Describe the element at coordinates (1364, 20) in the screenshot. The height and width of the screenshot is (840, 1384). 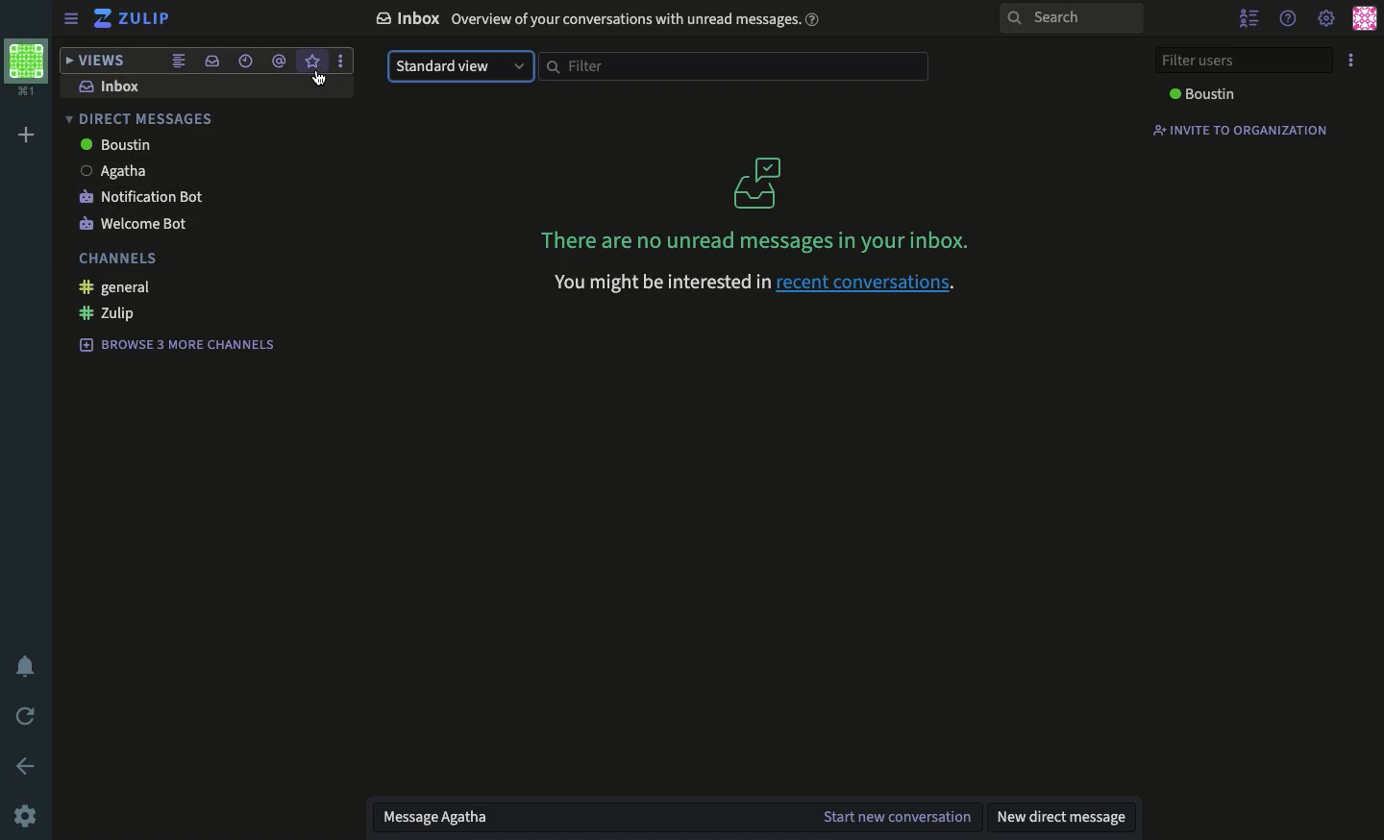
I see `user profile` at that location.